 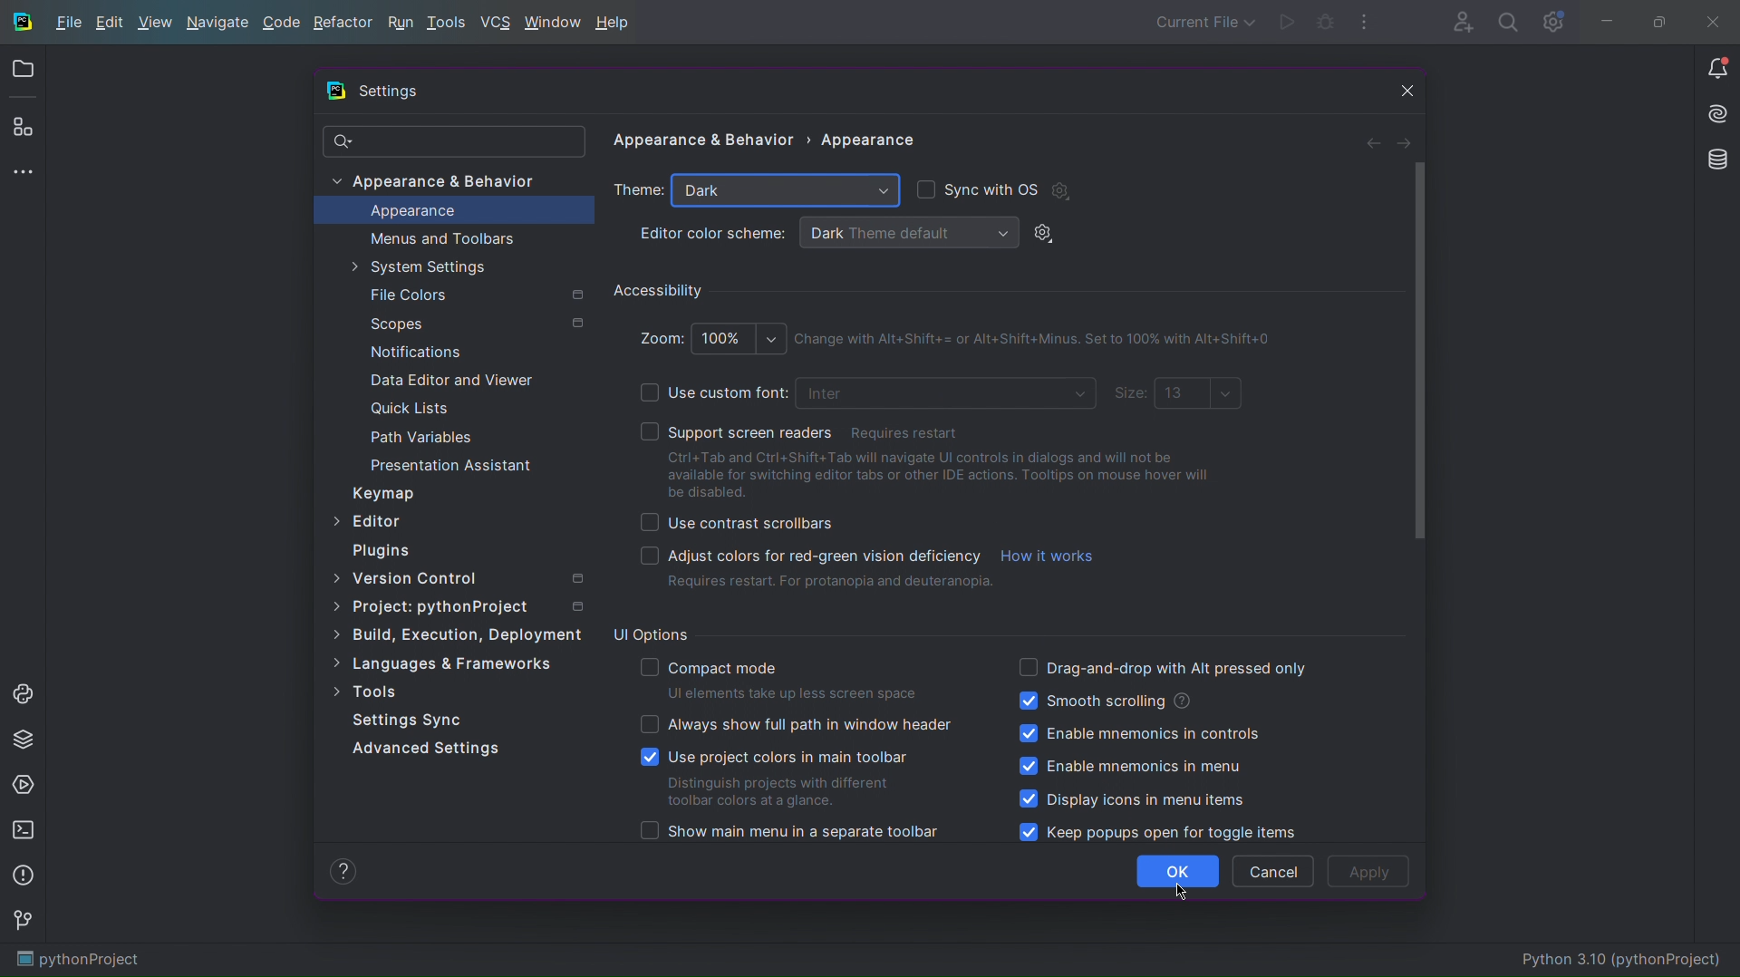 I want to click on Settings, so click(x=386, y=92).